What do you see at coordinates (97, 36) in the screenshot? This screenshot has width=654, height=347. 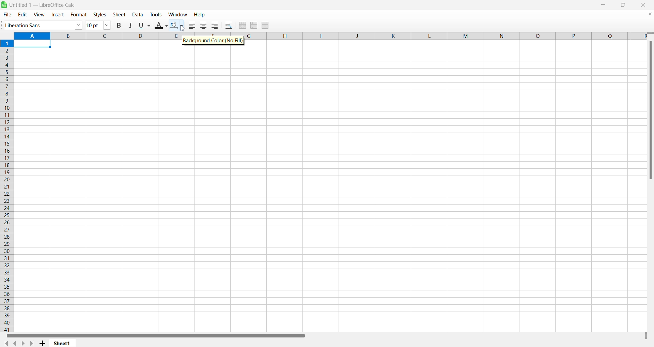 I see `columns` at bounding box center [97, 36].